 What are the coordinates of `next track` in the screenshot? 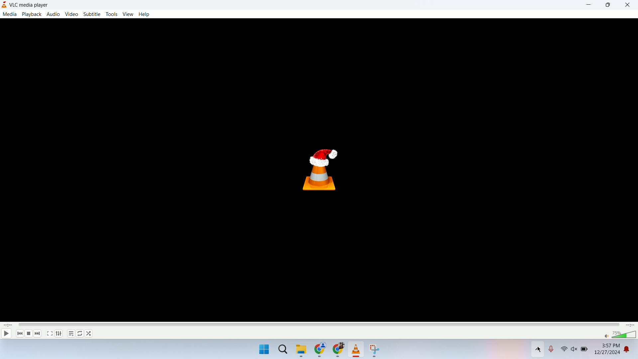 It's located at (38, 333).